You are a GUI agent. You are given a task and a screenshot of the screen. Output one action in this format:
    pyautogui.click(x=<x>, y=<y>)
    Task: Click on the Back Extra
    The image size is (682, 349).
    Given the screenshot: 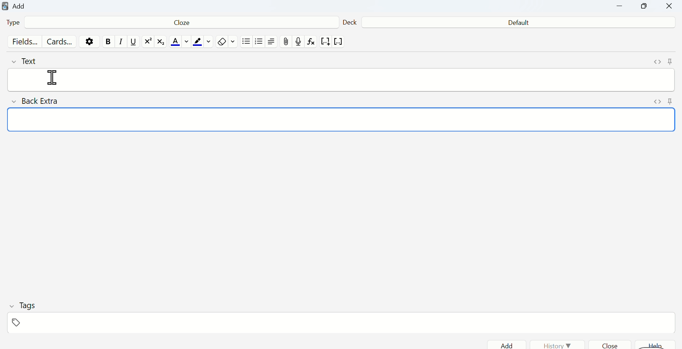 What is the action you would take?
    pyautogui.click(x=39, y=102)
    